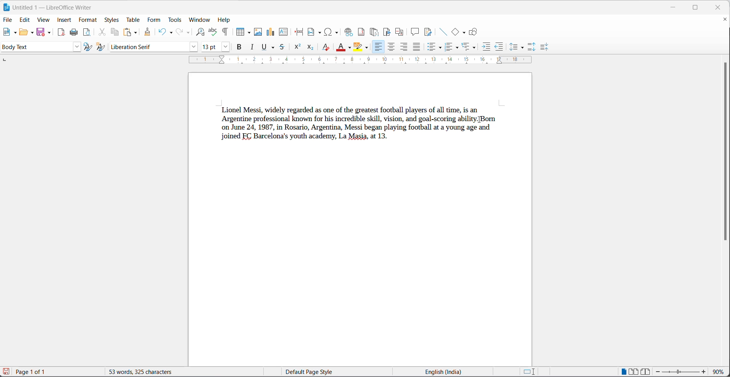  What do you see at coordinates (14, 33) in the screenshot?
I see `new file options` at bounding box center [14, 33].